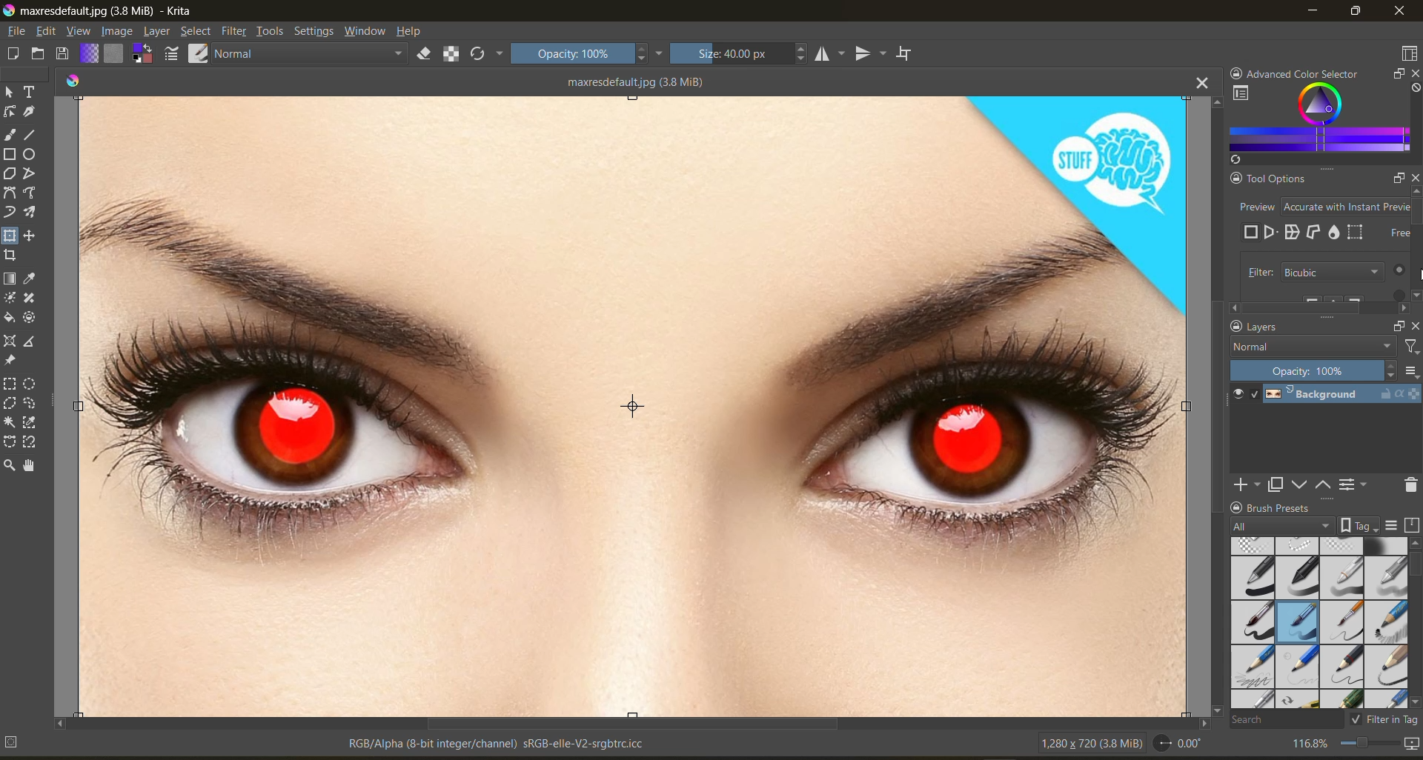  What do you see at coordinates (64, 53) in the screenshot?
I see `save` at bounding box center [64, 53].